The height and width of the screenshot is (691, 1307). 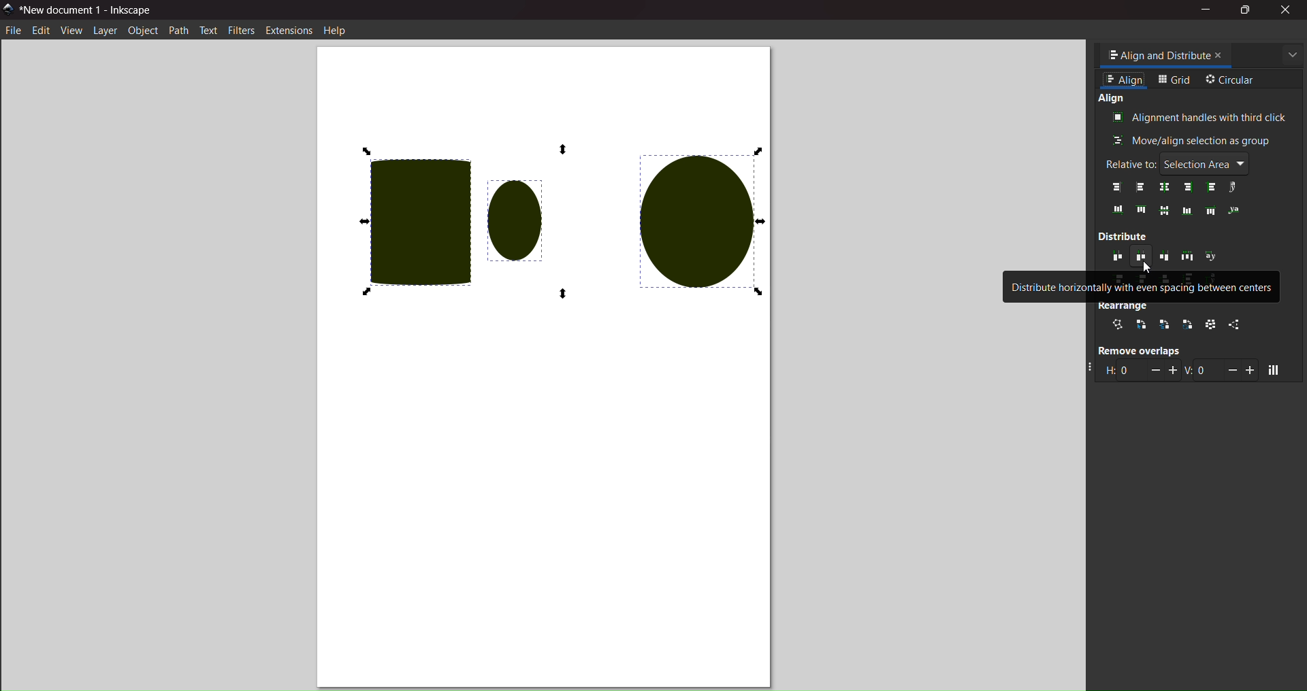 I want to click on top edges , so click(x=1140, y=211).